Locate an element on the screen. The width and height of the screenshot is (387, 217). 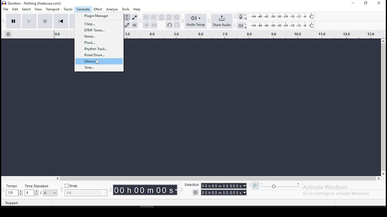
share audio is located at coordinates (222, 21).